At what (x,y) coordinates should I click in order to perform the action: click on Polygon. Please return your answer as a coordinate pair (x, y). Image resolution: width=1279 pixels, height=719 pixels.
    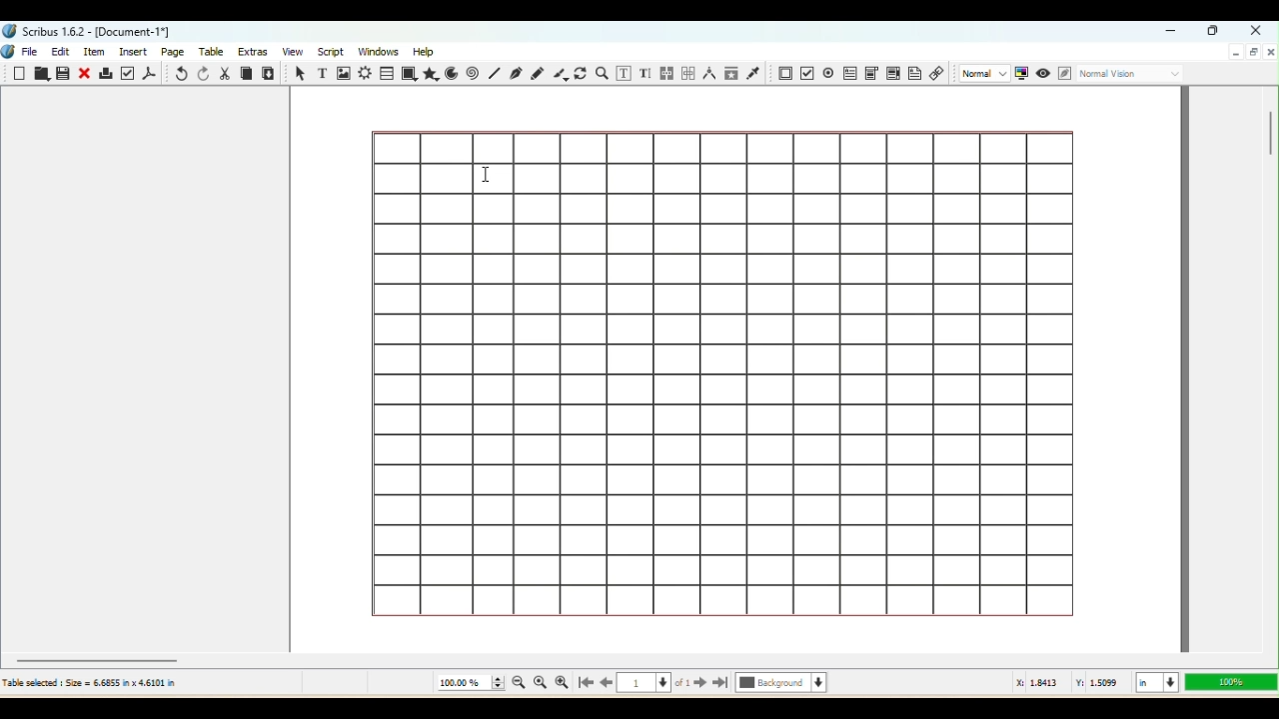
    Looking at the image, I should click on (432, 75).